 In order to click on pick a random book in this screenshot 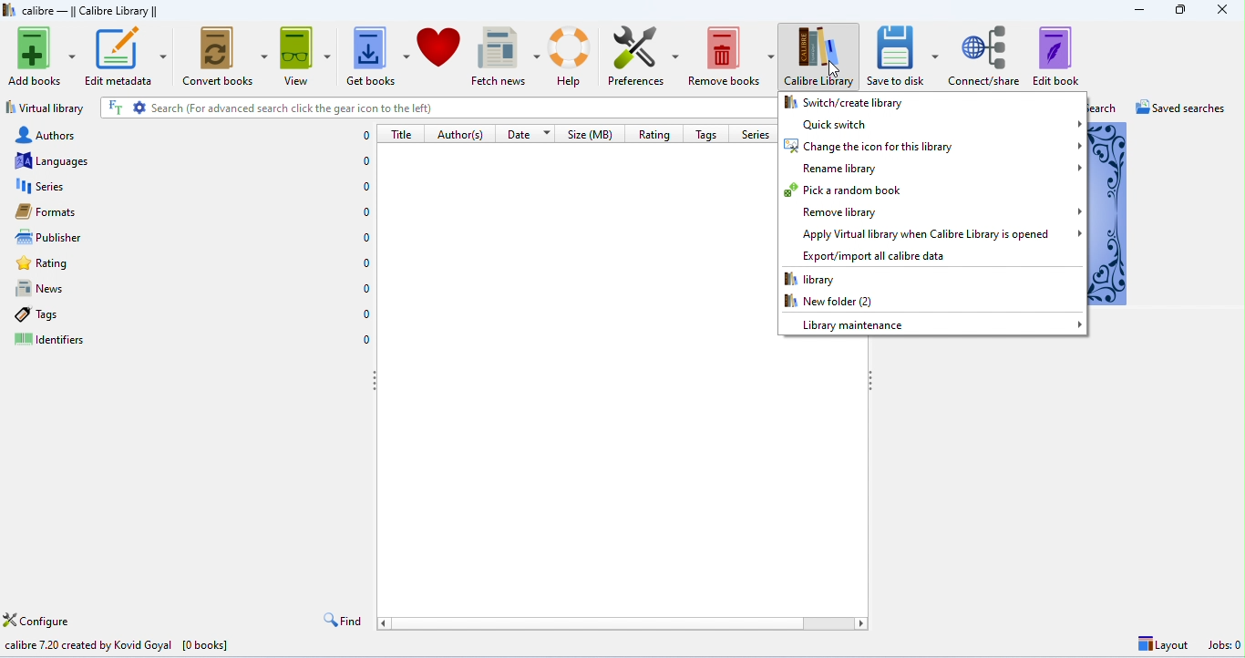, I will do `click(931, 189)`.